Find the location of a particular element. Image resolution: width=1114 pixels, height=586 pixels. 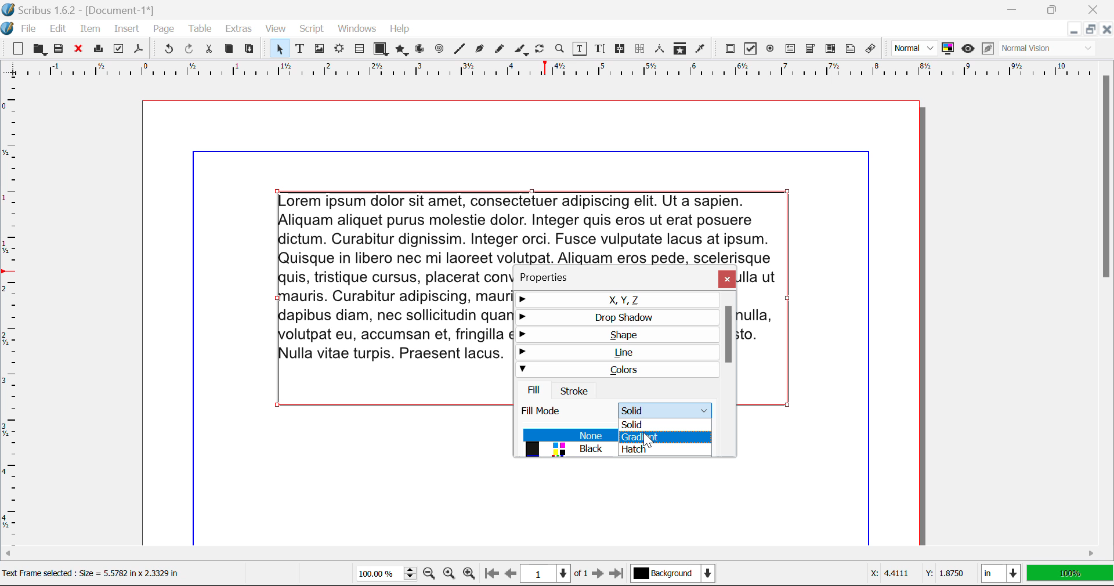

Last Page is located at coordinates (619, 576).